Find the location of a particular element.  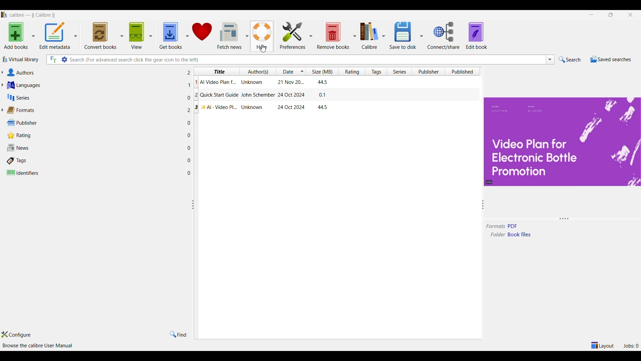

Languages is located at coordinates (94, 85).